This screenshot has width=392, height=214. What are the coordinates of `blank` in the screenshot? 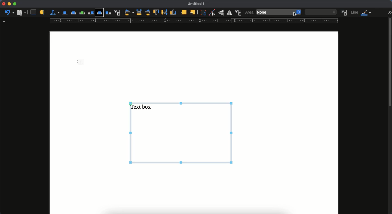 It's located at (320, 12).